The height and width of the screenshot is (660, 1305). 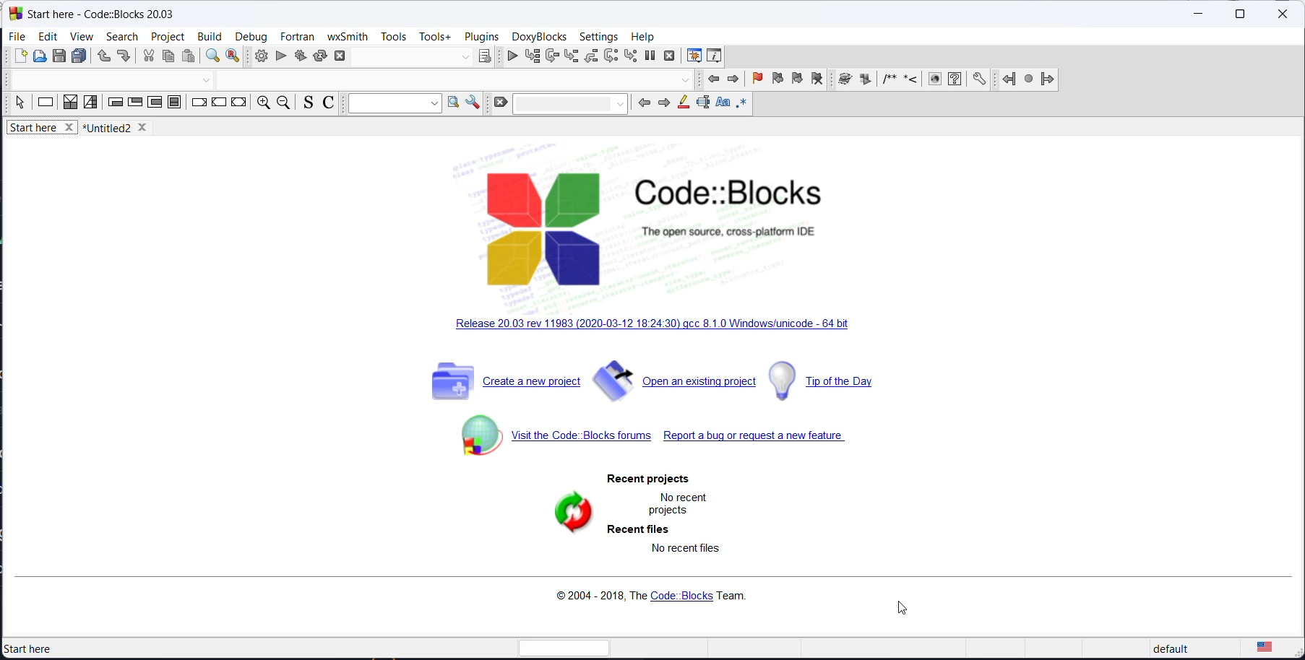 What do you see at coordinates (262, 104) in the screenshot?
I see `zoom in` at bounding box center [262, 104].